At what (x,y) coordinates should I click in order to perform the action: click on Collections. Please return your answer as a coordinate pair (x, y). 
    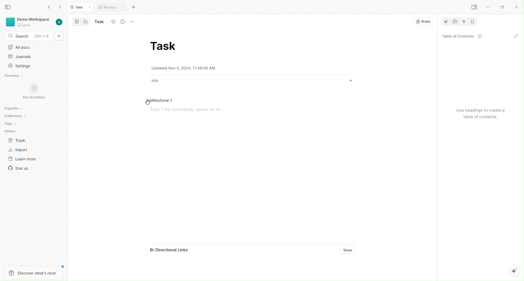
    Looking at the image, I should click on (14, 116).